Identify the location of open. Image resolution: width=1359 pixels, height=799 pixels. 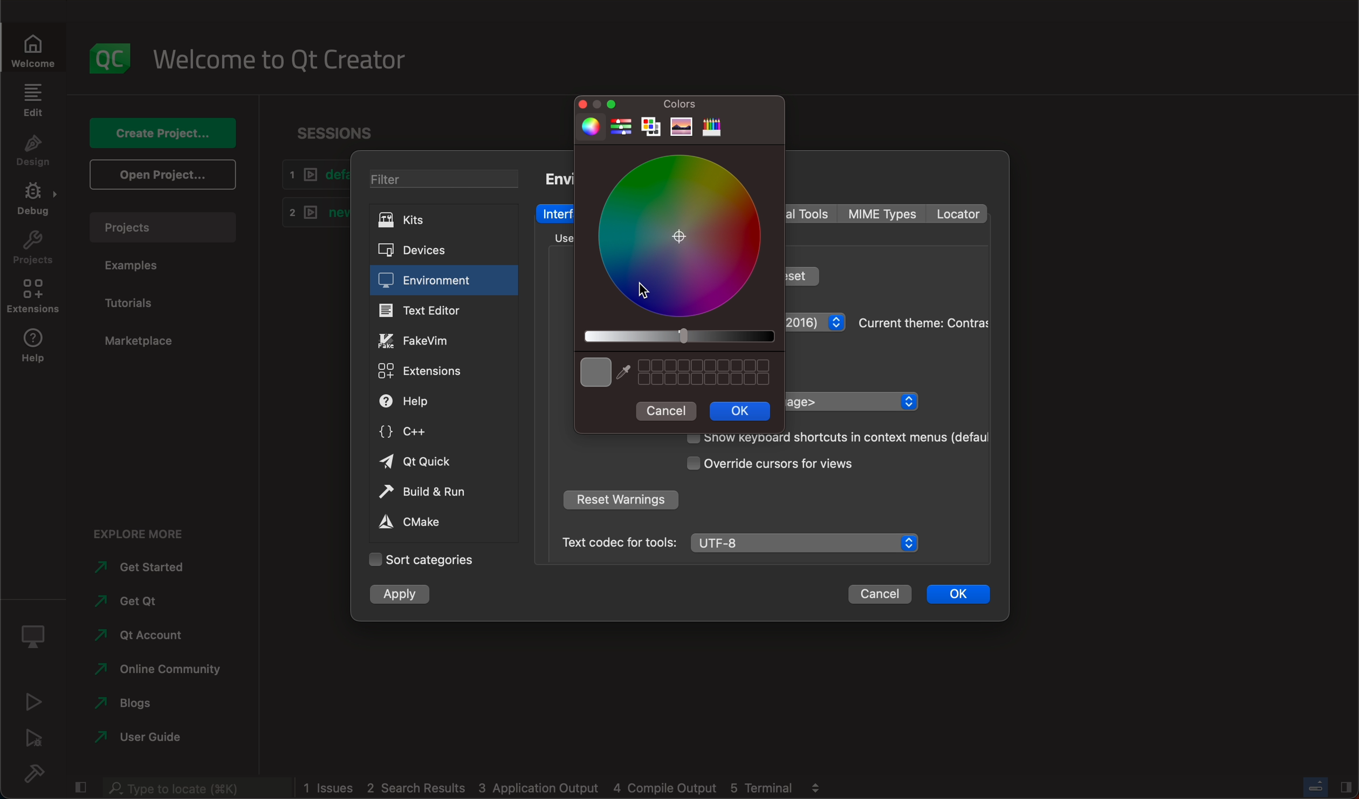
(161, 174).